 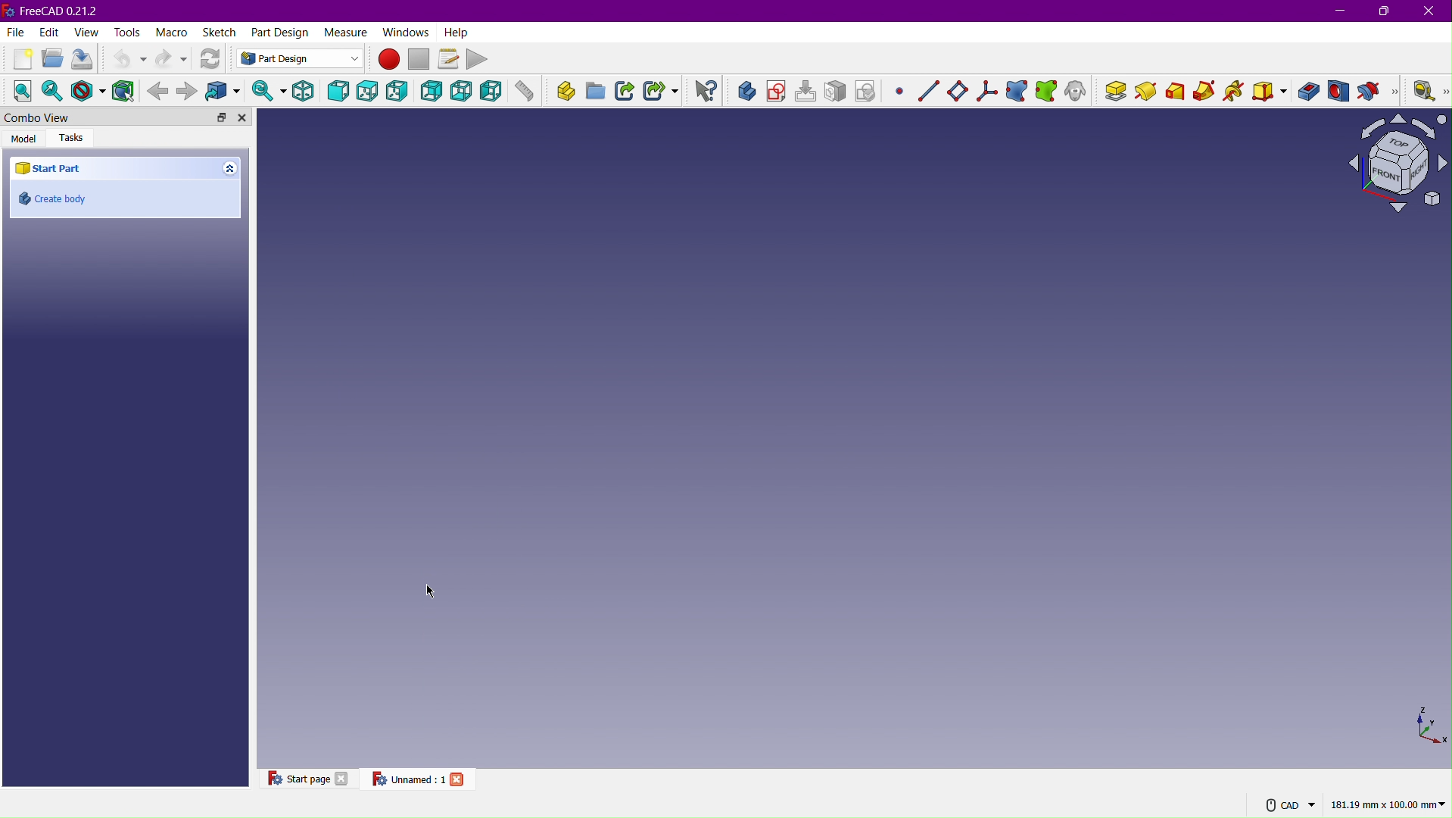 I want to click on XYZ view, so click(x=1425, y=726).